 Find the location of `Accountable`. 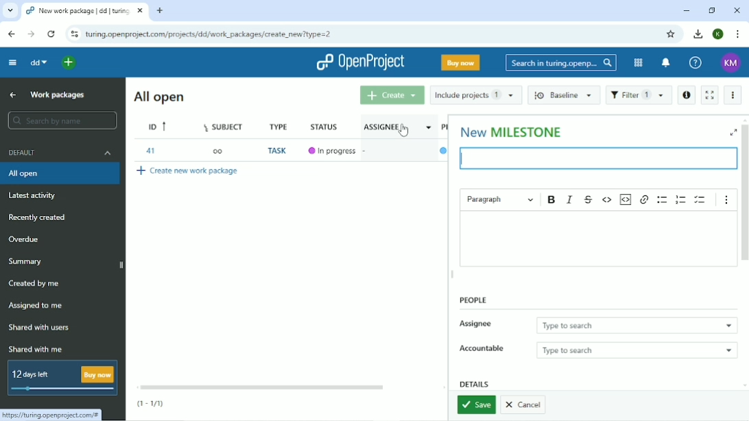

Accountable is located at coordinates (597, 350).